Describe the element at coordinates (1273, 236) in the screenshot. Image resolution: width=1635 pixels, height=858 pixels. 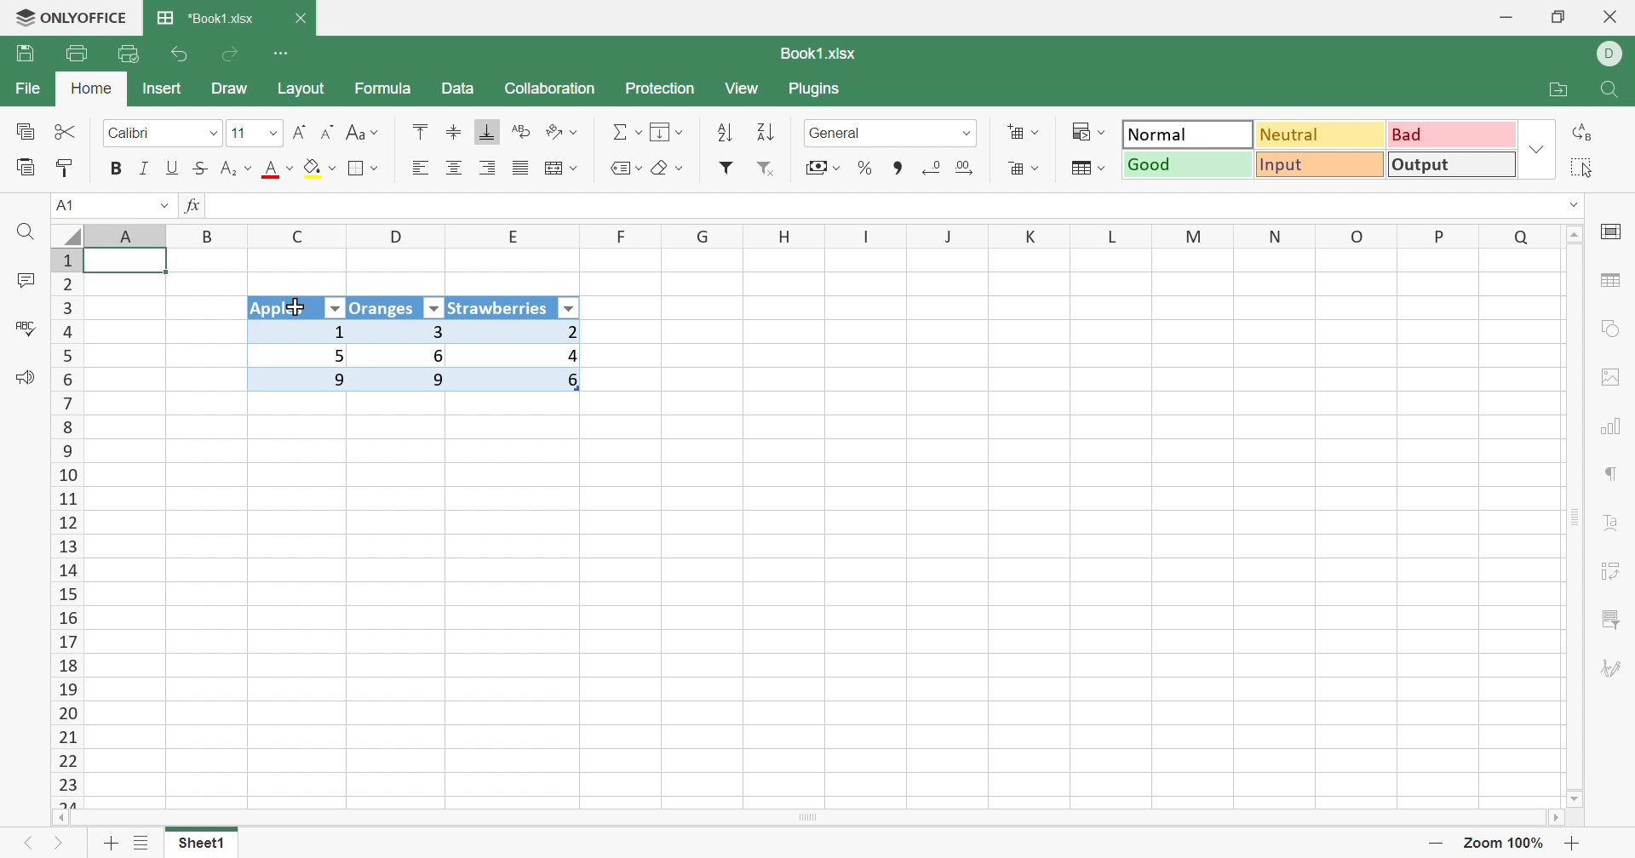
I see `N` at that location.